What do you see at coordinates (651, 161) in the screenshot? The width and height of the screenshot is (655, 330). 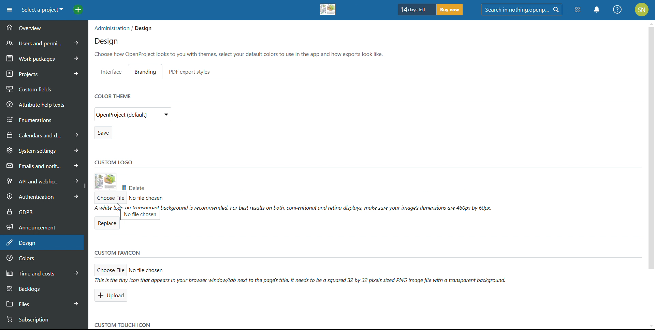 I see `vertical scroll bar` at bounding box center [651, 161].